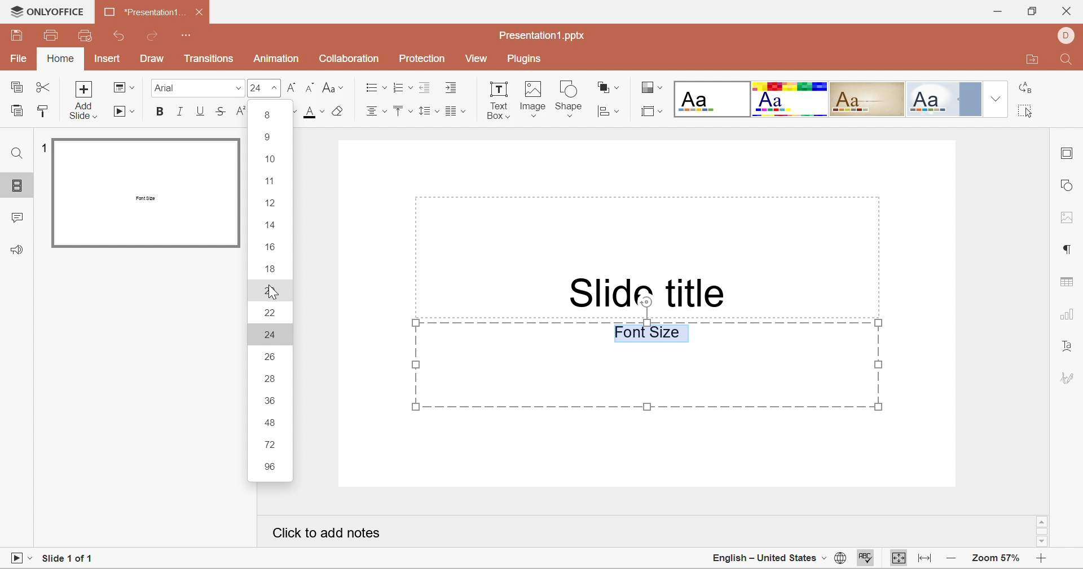 This screenshot has height=569, width=1083. What do you see at coordinates (1068, 317) in the screenshot?
I see `chart settings` at bounding box center [1068, 317].